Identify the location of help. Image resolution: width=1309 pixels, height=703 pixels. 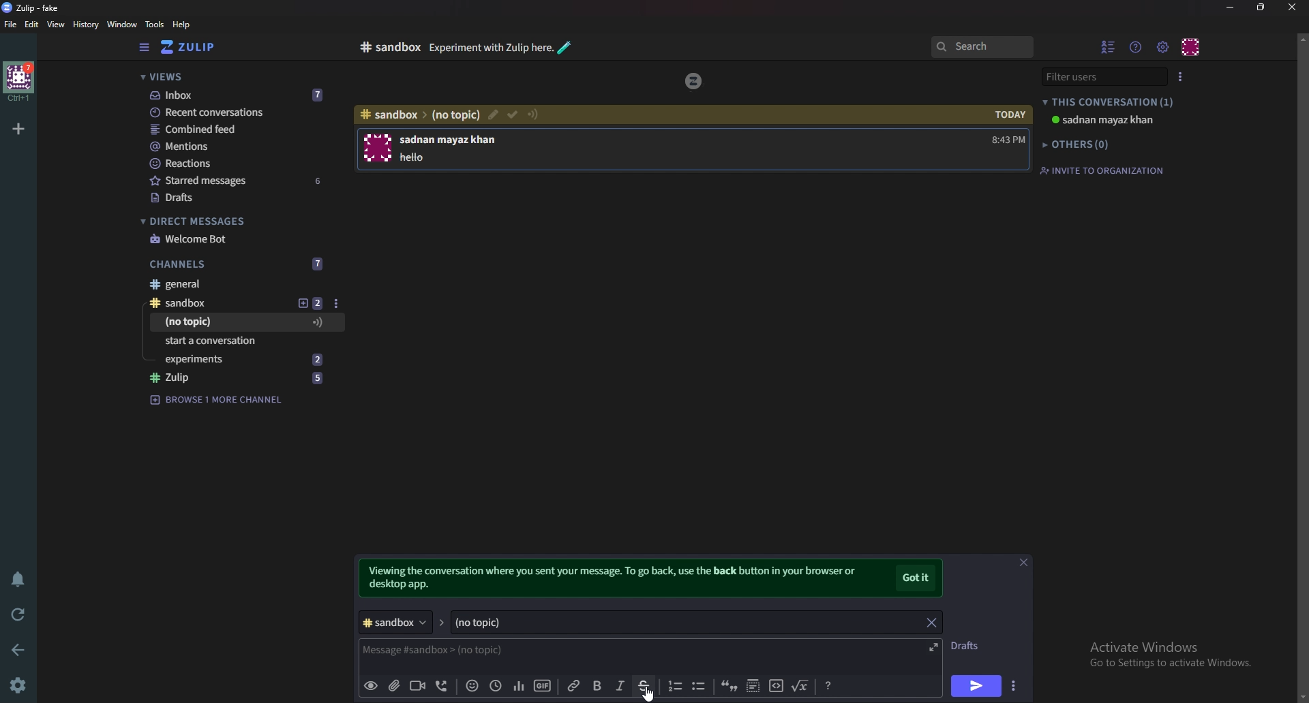
(182, 25).